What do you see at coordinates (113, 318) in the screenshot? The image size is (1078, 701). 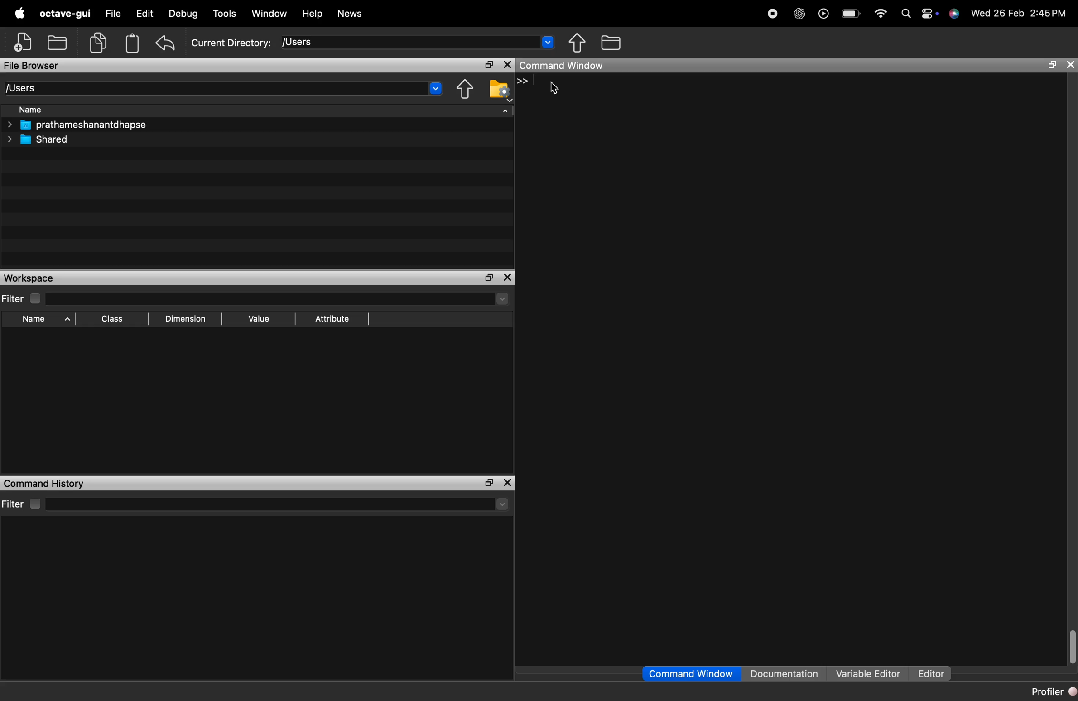 I see `Class` at bounding box center [113, 318].